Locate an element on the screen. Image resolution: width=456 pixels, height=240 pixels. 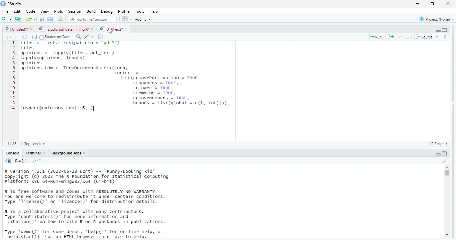
untitled1 is located at coordinates (16, 29).